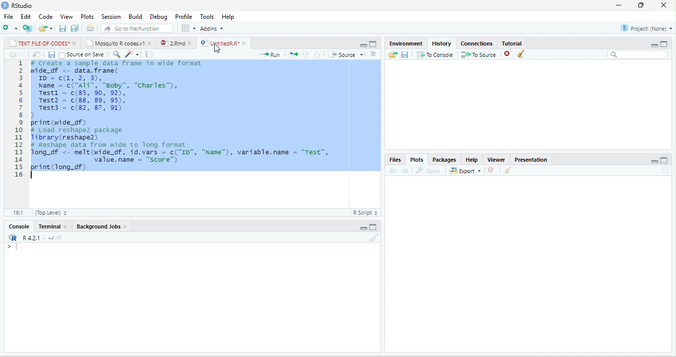  What do you see at coordinates (508, 54) in the screenshot?
I see `close file` at bounding box center [508, 54].